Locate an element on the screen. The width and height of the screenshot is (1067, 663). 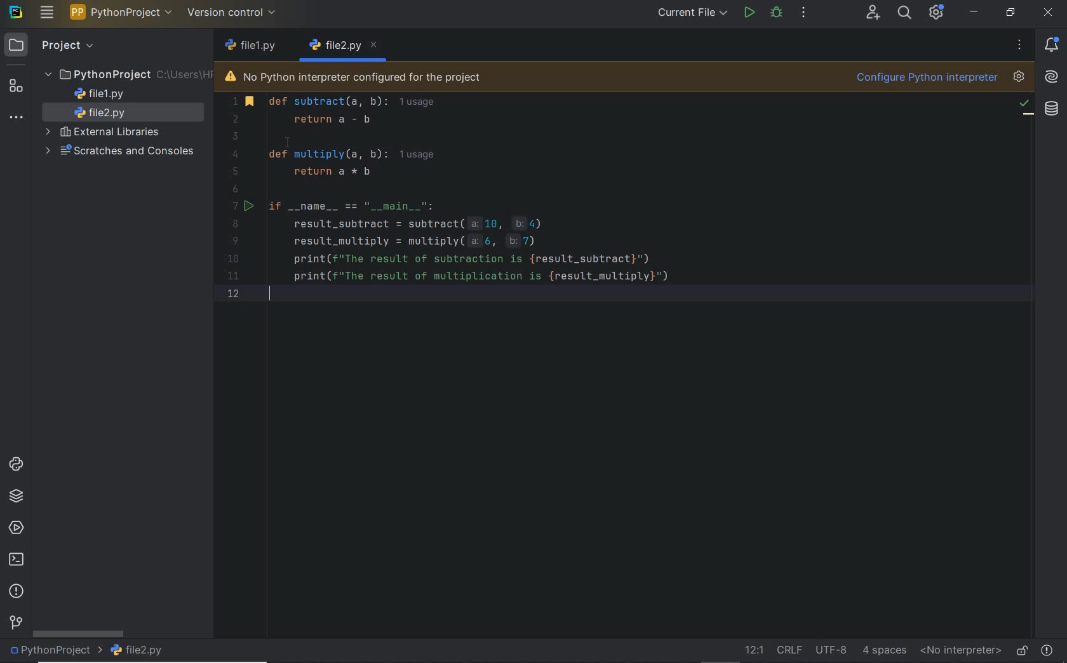
run is located at coordinates (749, 11).